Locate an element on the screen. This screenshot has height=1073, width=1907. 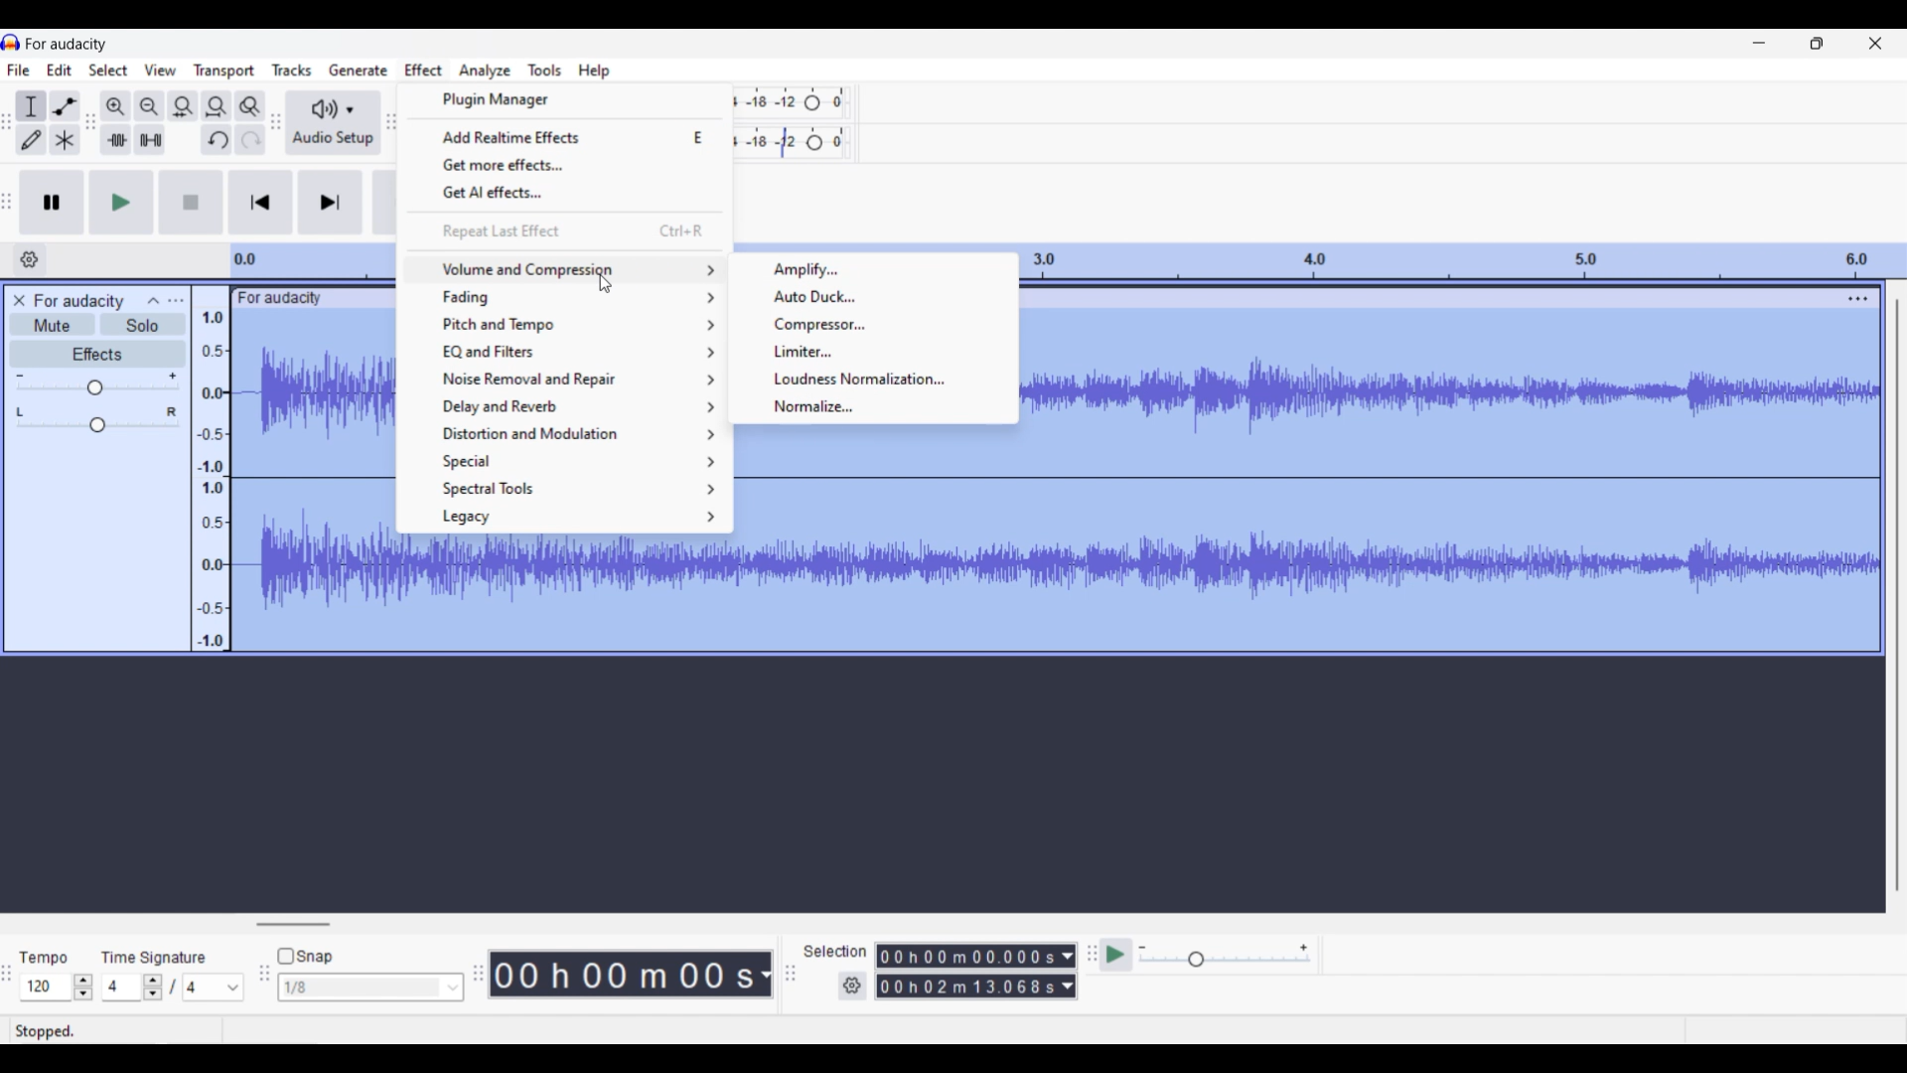
Select menu is located at coordinates (108, 70).